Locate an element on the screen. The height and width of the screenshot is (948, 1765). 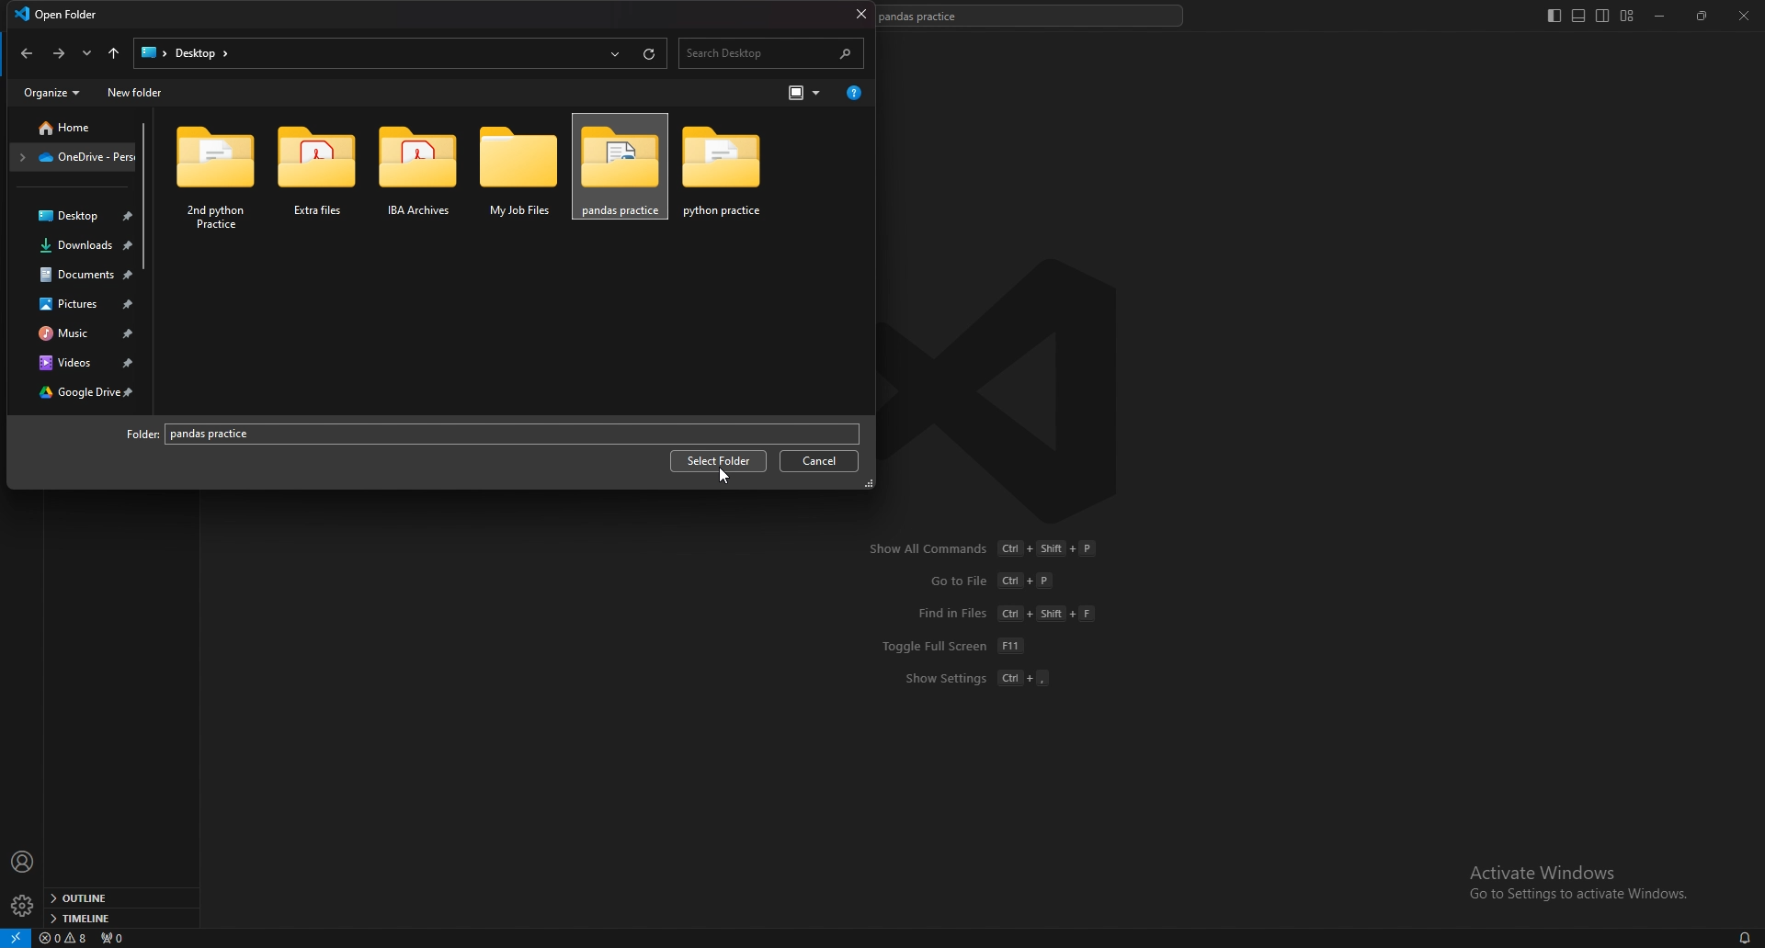
my job files is located at coordinates (512, 174).